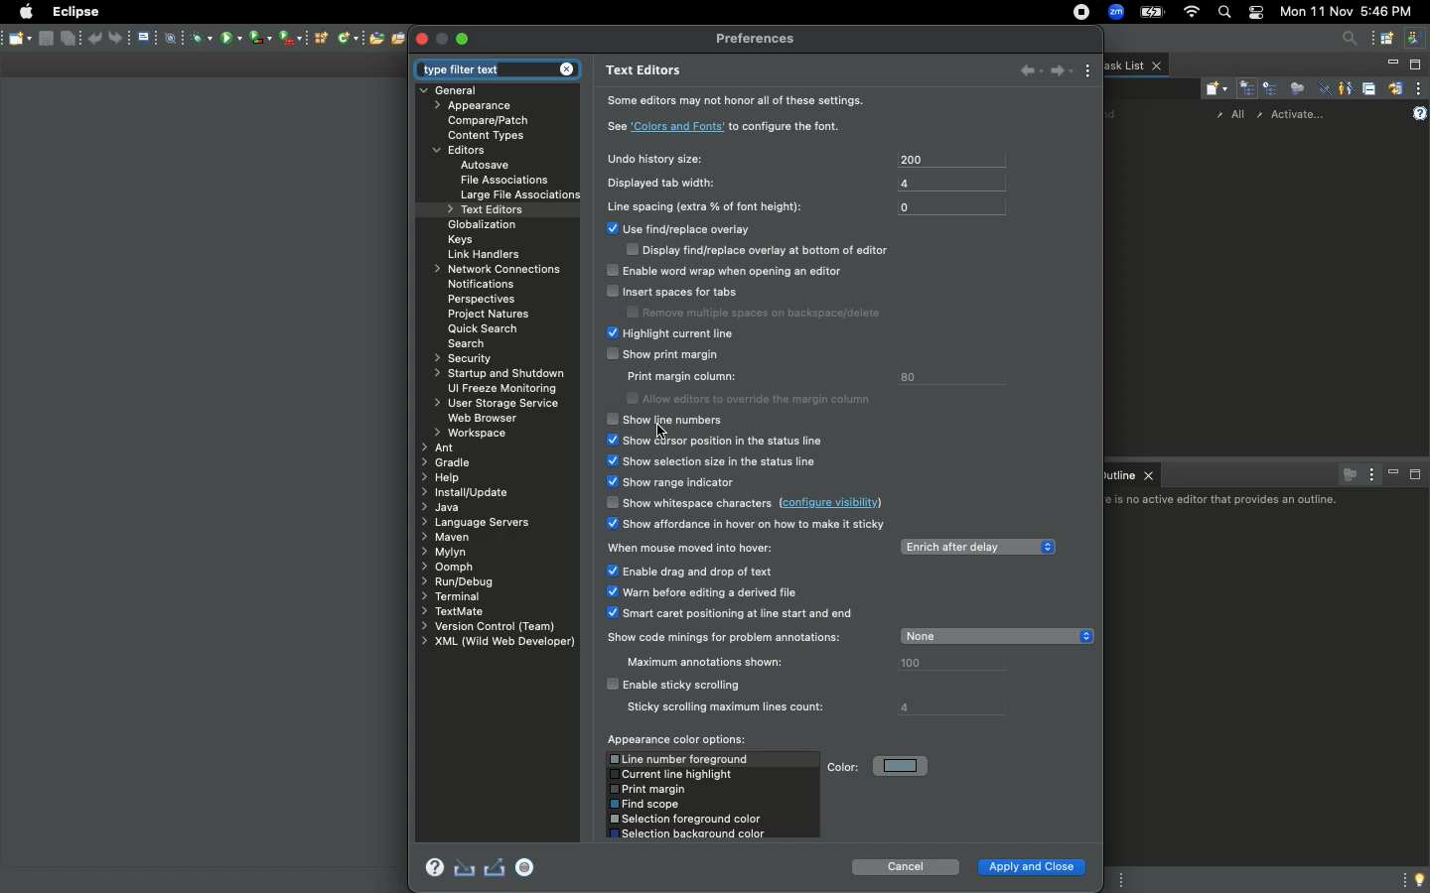 This screenshot has width=1430, height=893. Describe the element at coordinates (1421, 111) in the screenshot. I see `Help` at that location.